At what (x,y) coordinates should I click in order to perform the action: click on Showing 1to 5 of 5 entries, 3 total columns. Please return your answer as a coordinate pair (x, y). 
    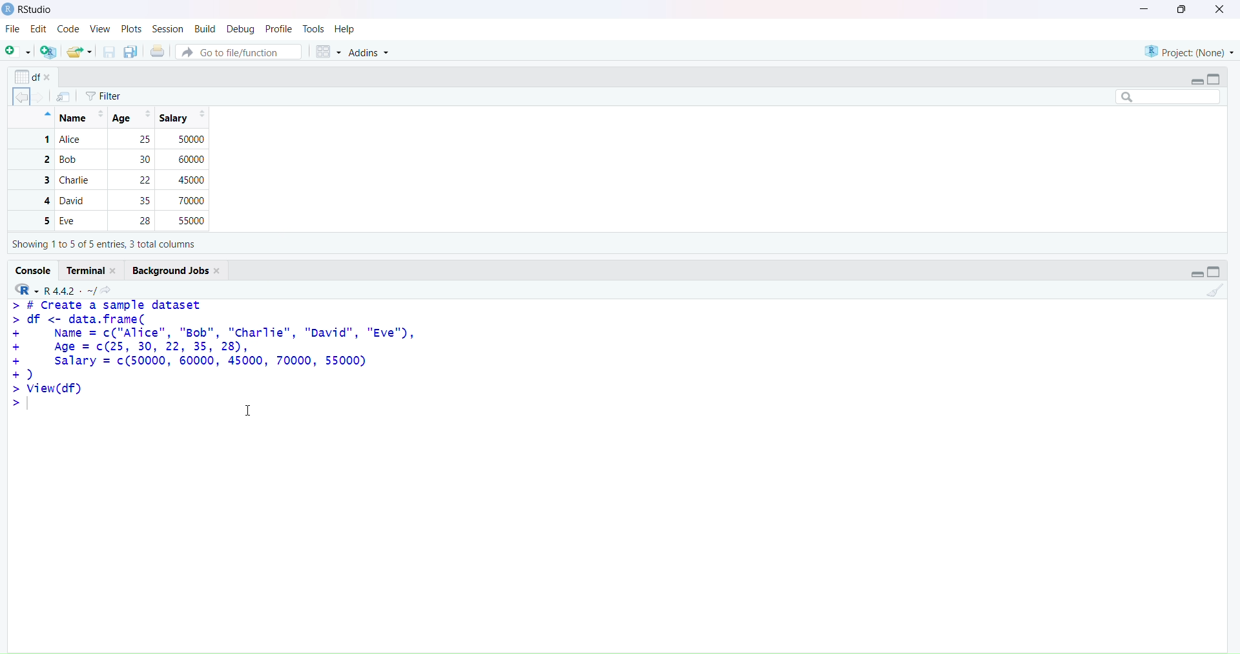
    Looking at the image, I should click on (104, 246).